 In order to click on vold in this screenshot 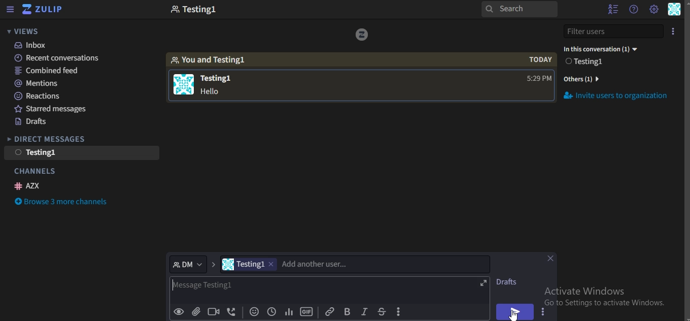, I will do `click(347, 311)`.